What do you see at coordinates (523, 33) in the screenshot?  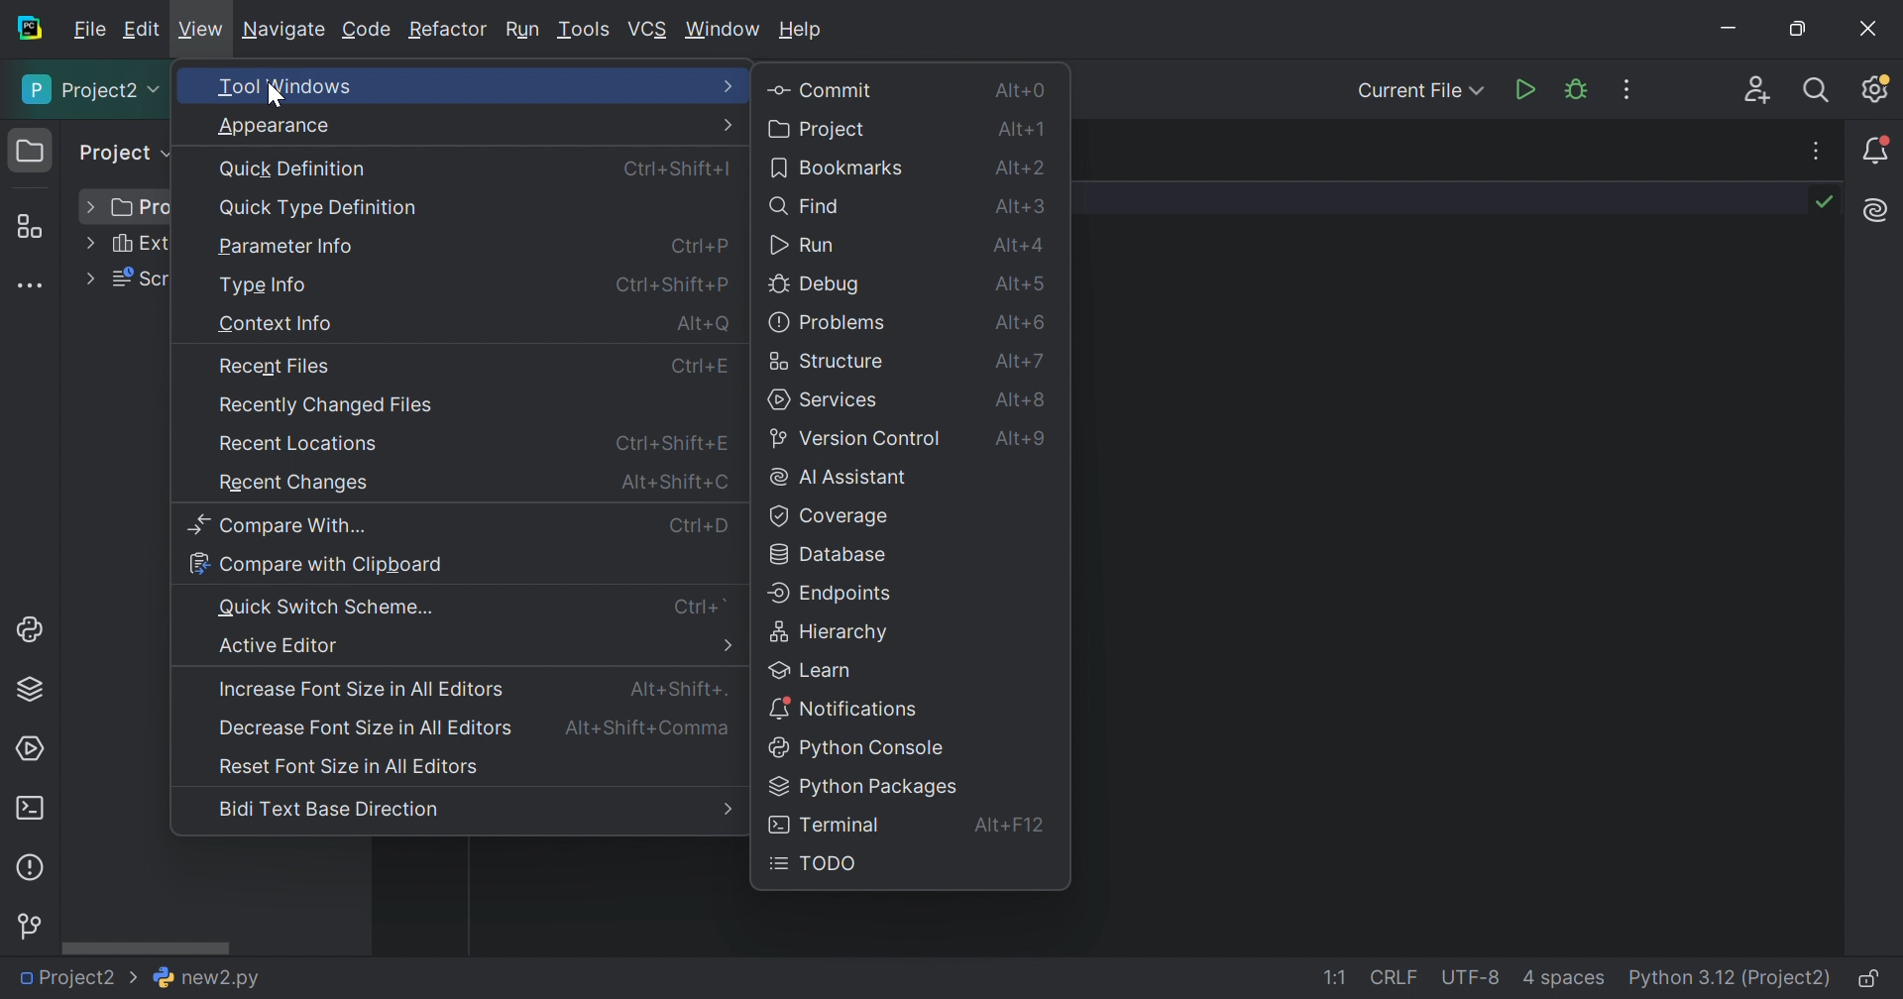 I see `Run` at bounding box center [523, 33].